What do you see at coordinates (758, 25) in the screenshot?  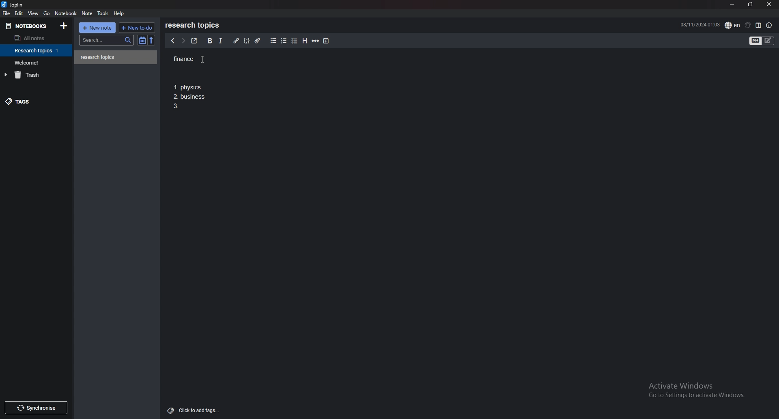 I see `toggle editor layout` at bounding box center [758, 25].